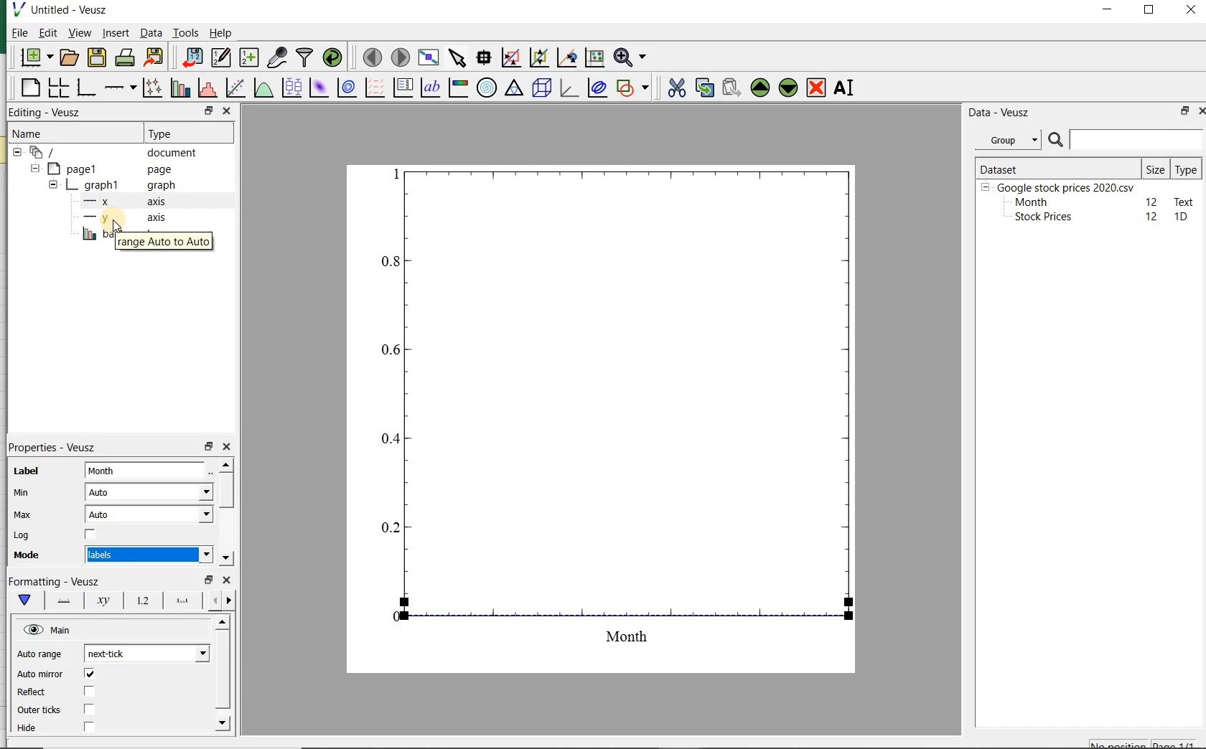 The height and width of the screenshot is (749, 1206). Describe the element at coordinates (597, 88) in the screenshot. I see `plot covariance ellipses` at that location.